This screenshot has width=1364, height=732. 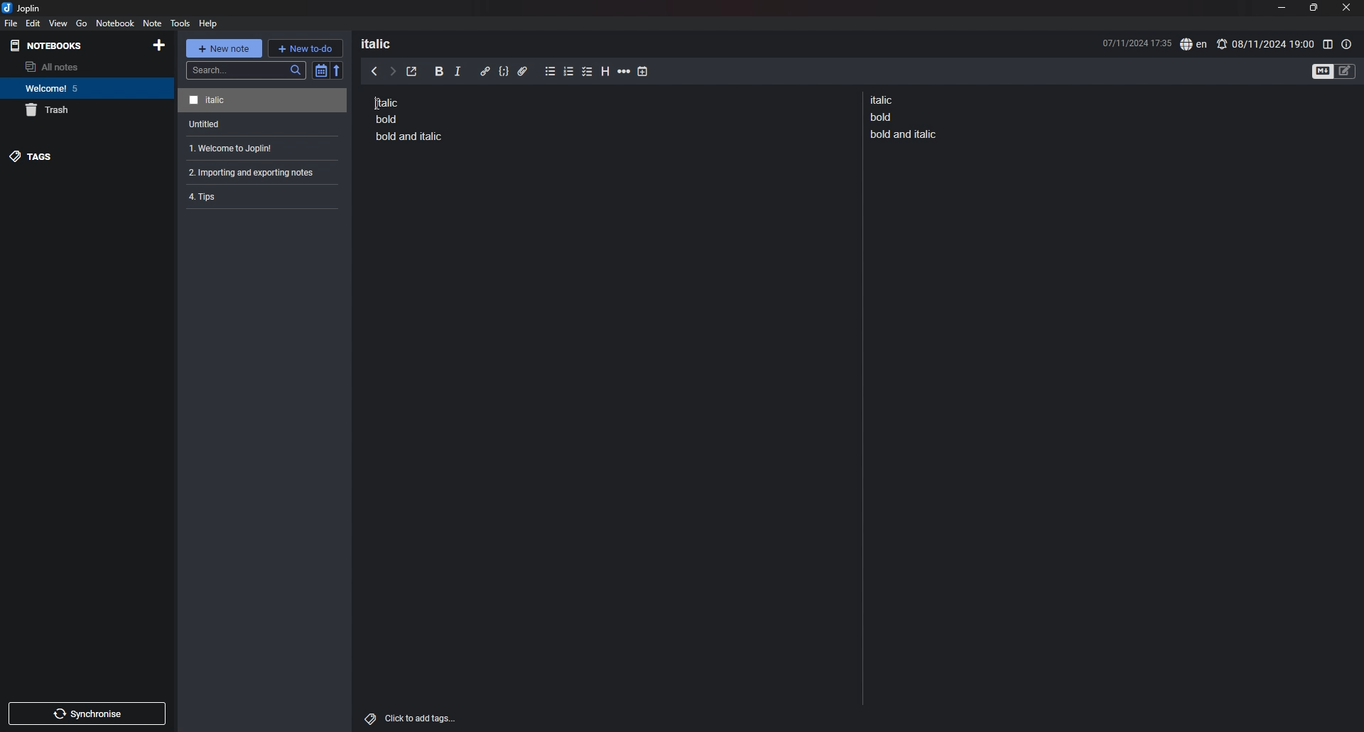 I want to click on trash, so click(x=87, y=110).